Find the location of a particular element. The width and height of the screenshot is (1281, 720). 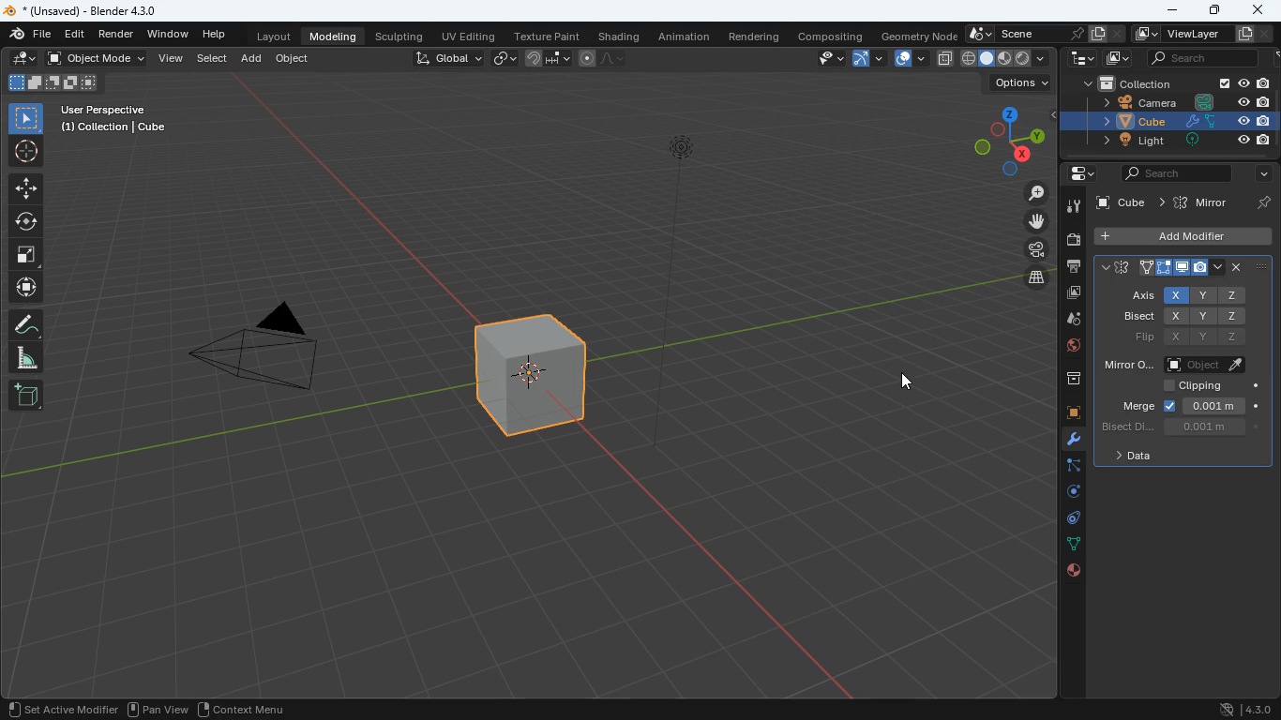

data is located at coordinates (1136, 457).